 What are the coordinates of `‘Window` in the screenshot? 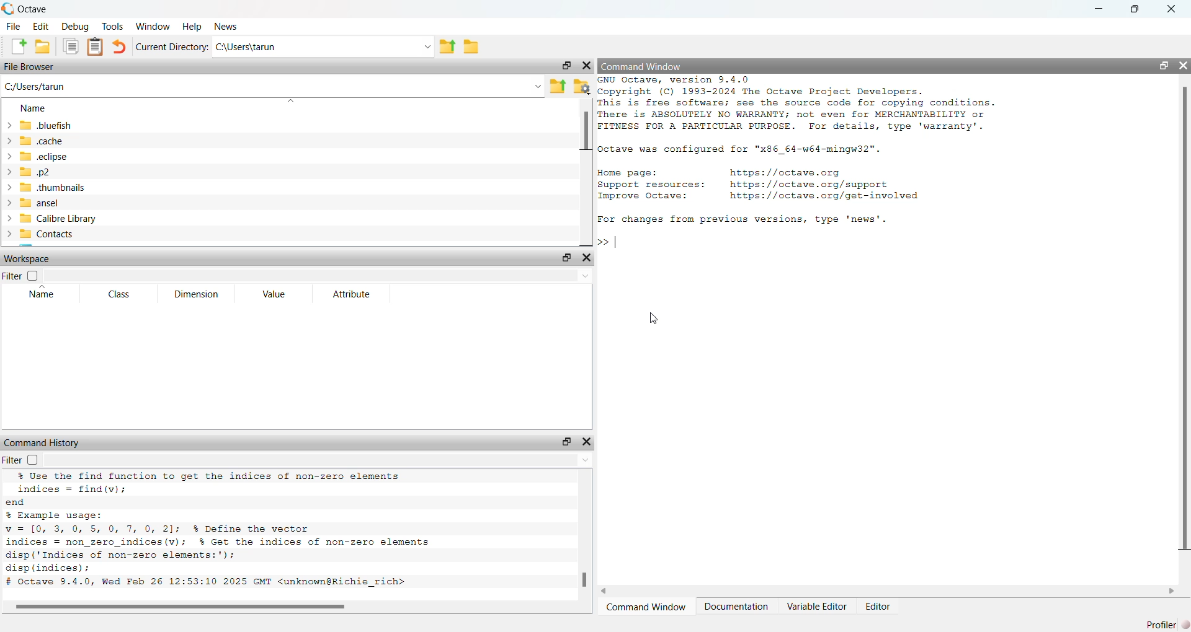 It's located at (151, 27).